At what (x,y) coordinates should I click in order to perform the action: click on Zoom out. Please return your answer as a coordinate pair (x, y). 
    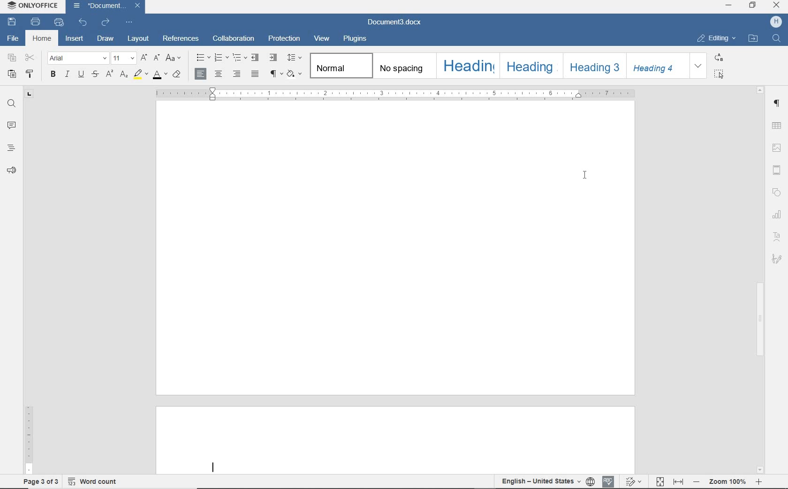
    Looking at the image, I should click on (696, 481).